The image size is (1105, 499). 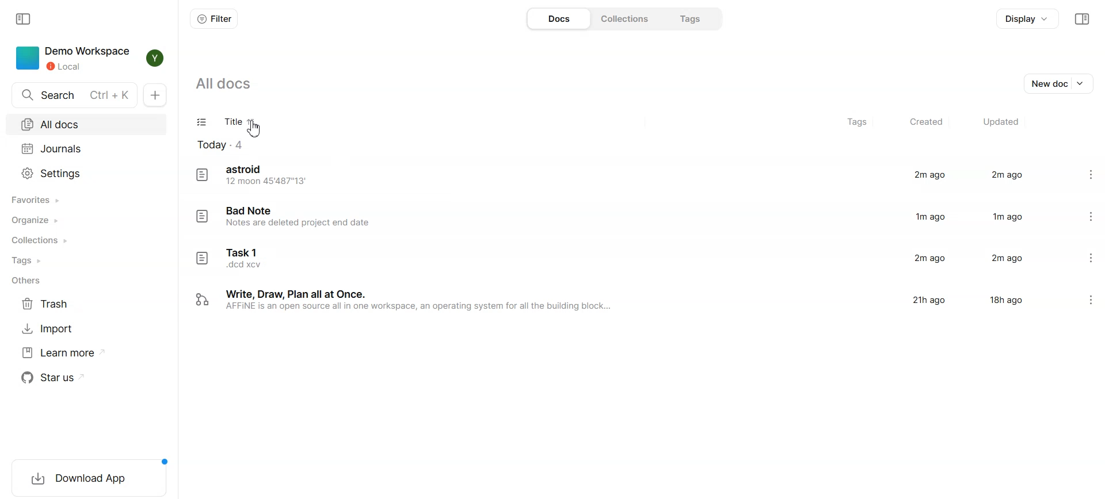 What do you see at coordinates (233, 122) in the screenshot?
I see `Title` at bounding box center [233, 122].